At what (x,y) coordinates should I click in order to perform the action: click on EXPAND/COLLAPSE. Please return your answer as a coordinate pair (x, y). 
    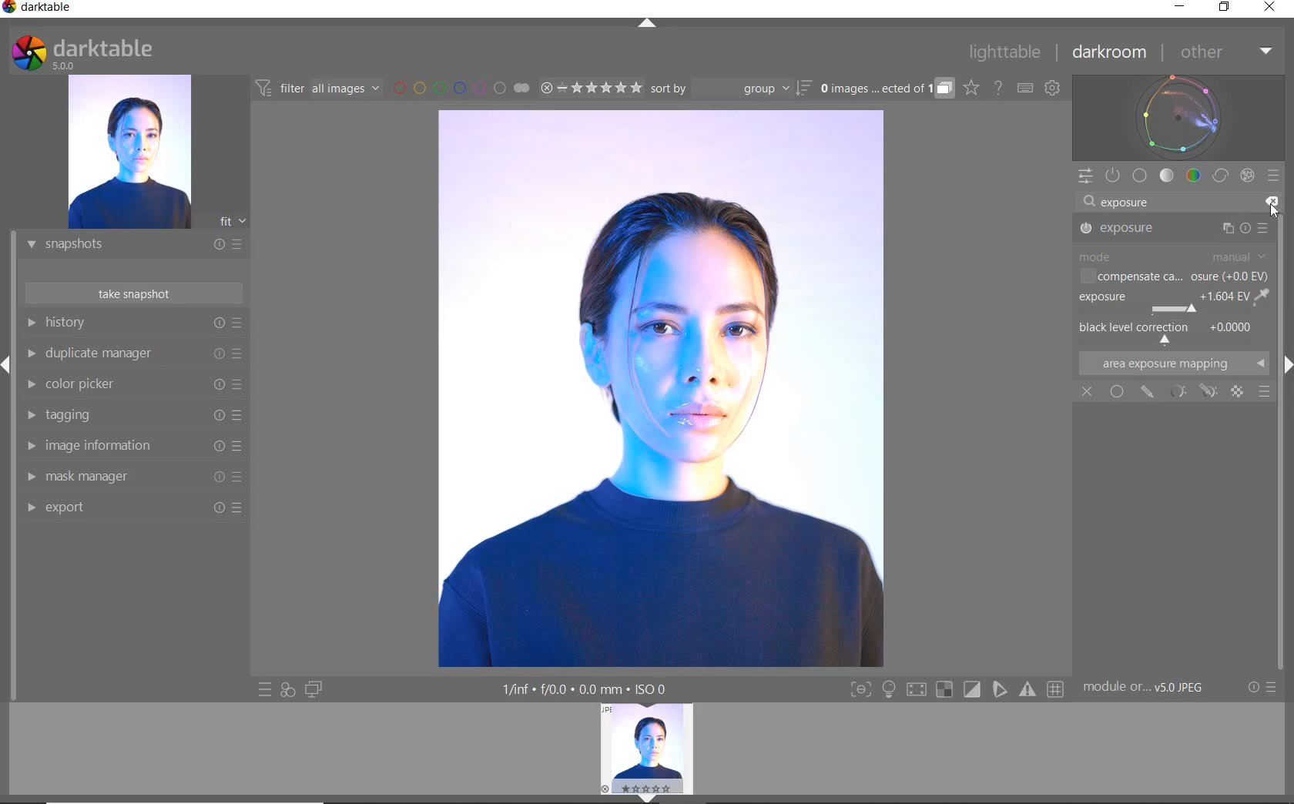
    Looking at the image, I should click on (649, 25).